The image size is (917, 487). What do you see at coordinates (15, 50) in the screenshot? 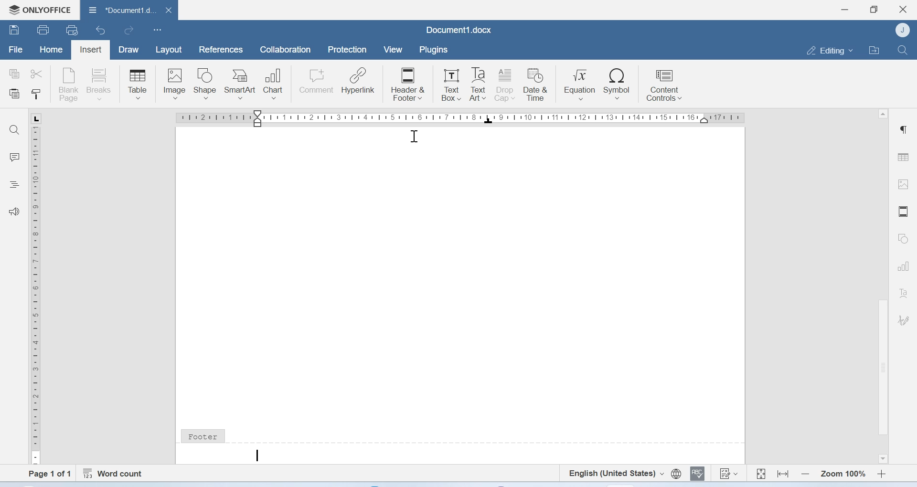
I see `File` at bounding box center [15, 50].